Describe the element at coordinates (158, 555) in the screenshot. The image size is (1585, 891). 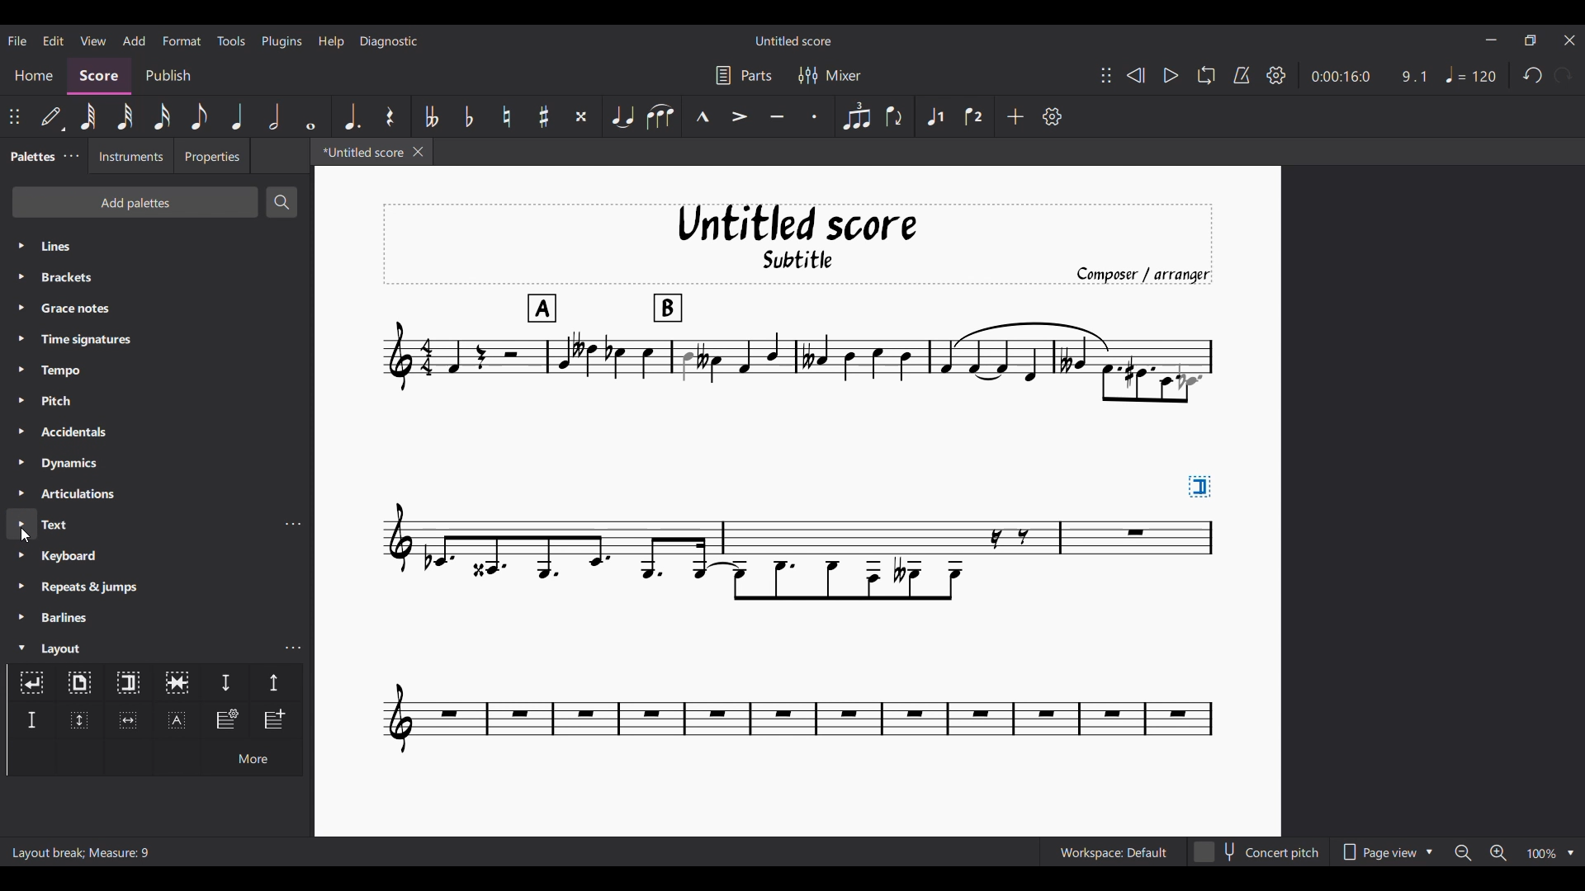
I see `Keyboard` at that location.